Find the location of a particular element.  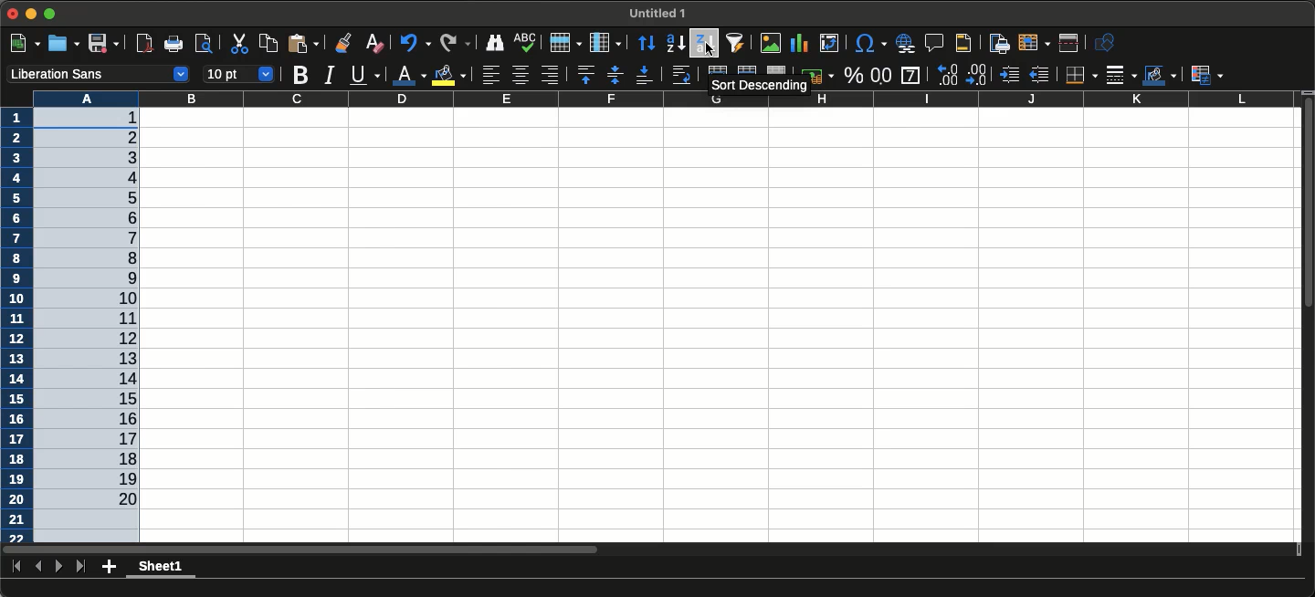

Sort ascending is located at coordinates (673, 44).